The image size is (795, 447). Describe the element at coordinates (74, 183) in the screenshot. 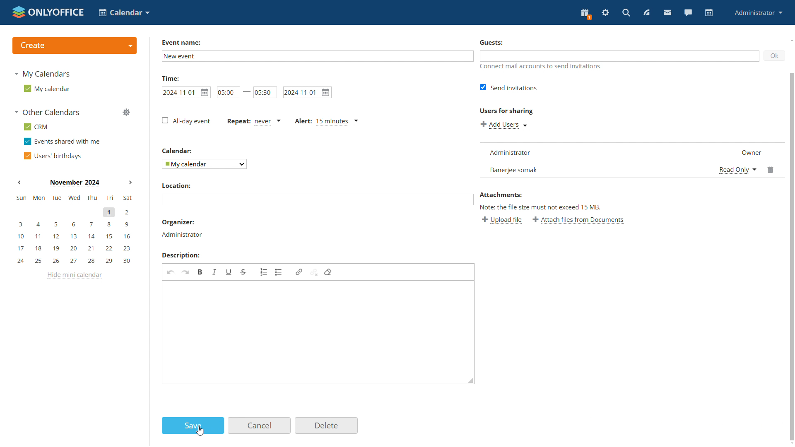

I see `Month on display` at that location.